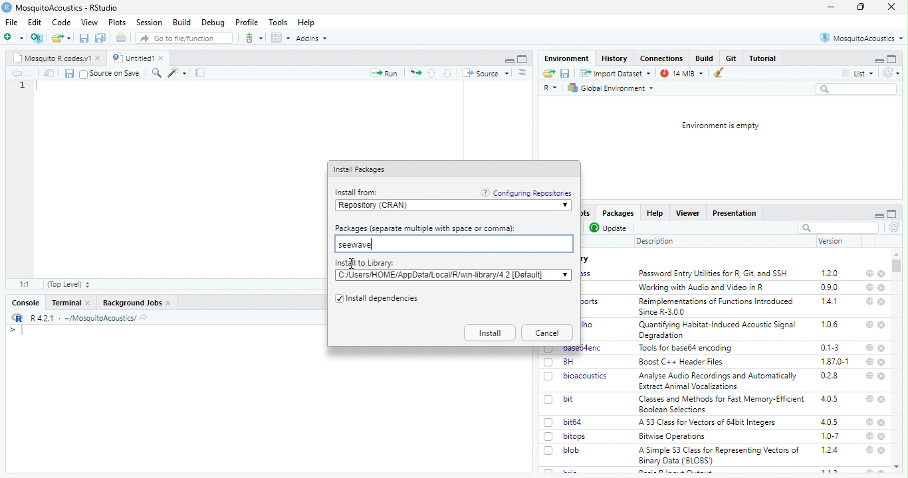  What do you see at coordinates (871, 436) in the screenshot?
I see `web` at bounding box center [871, 436].